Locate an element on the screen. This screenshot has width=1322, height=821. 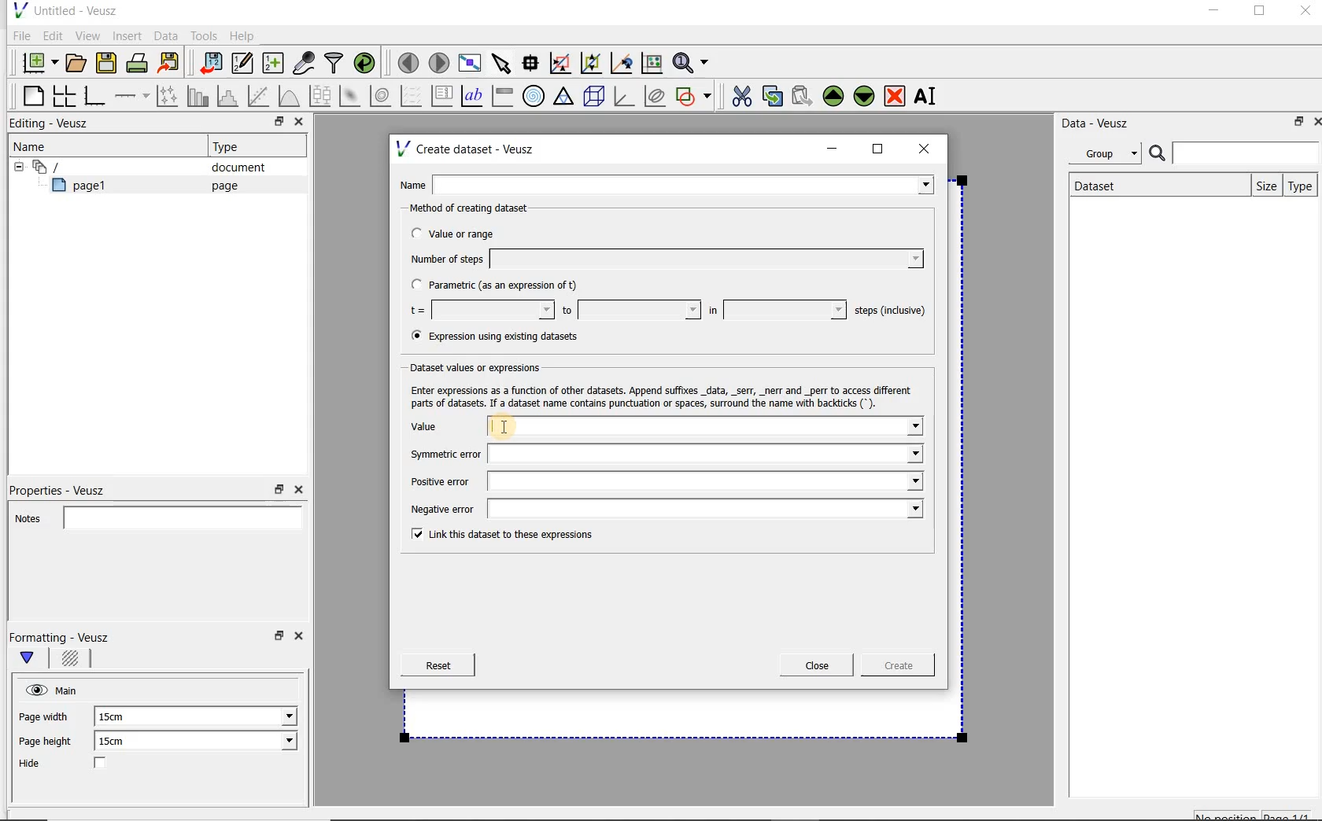
Negative error  is located at coordinates (663, 510).